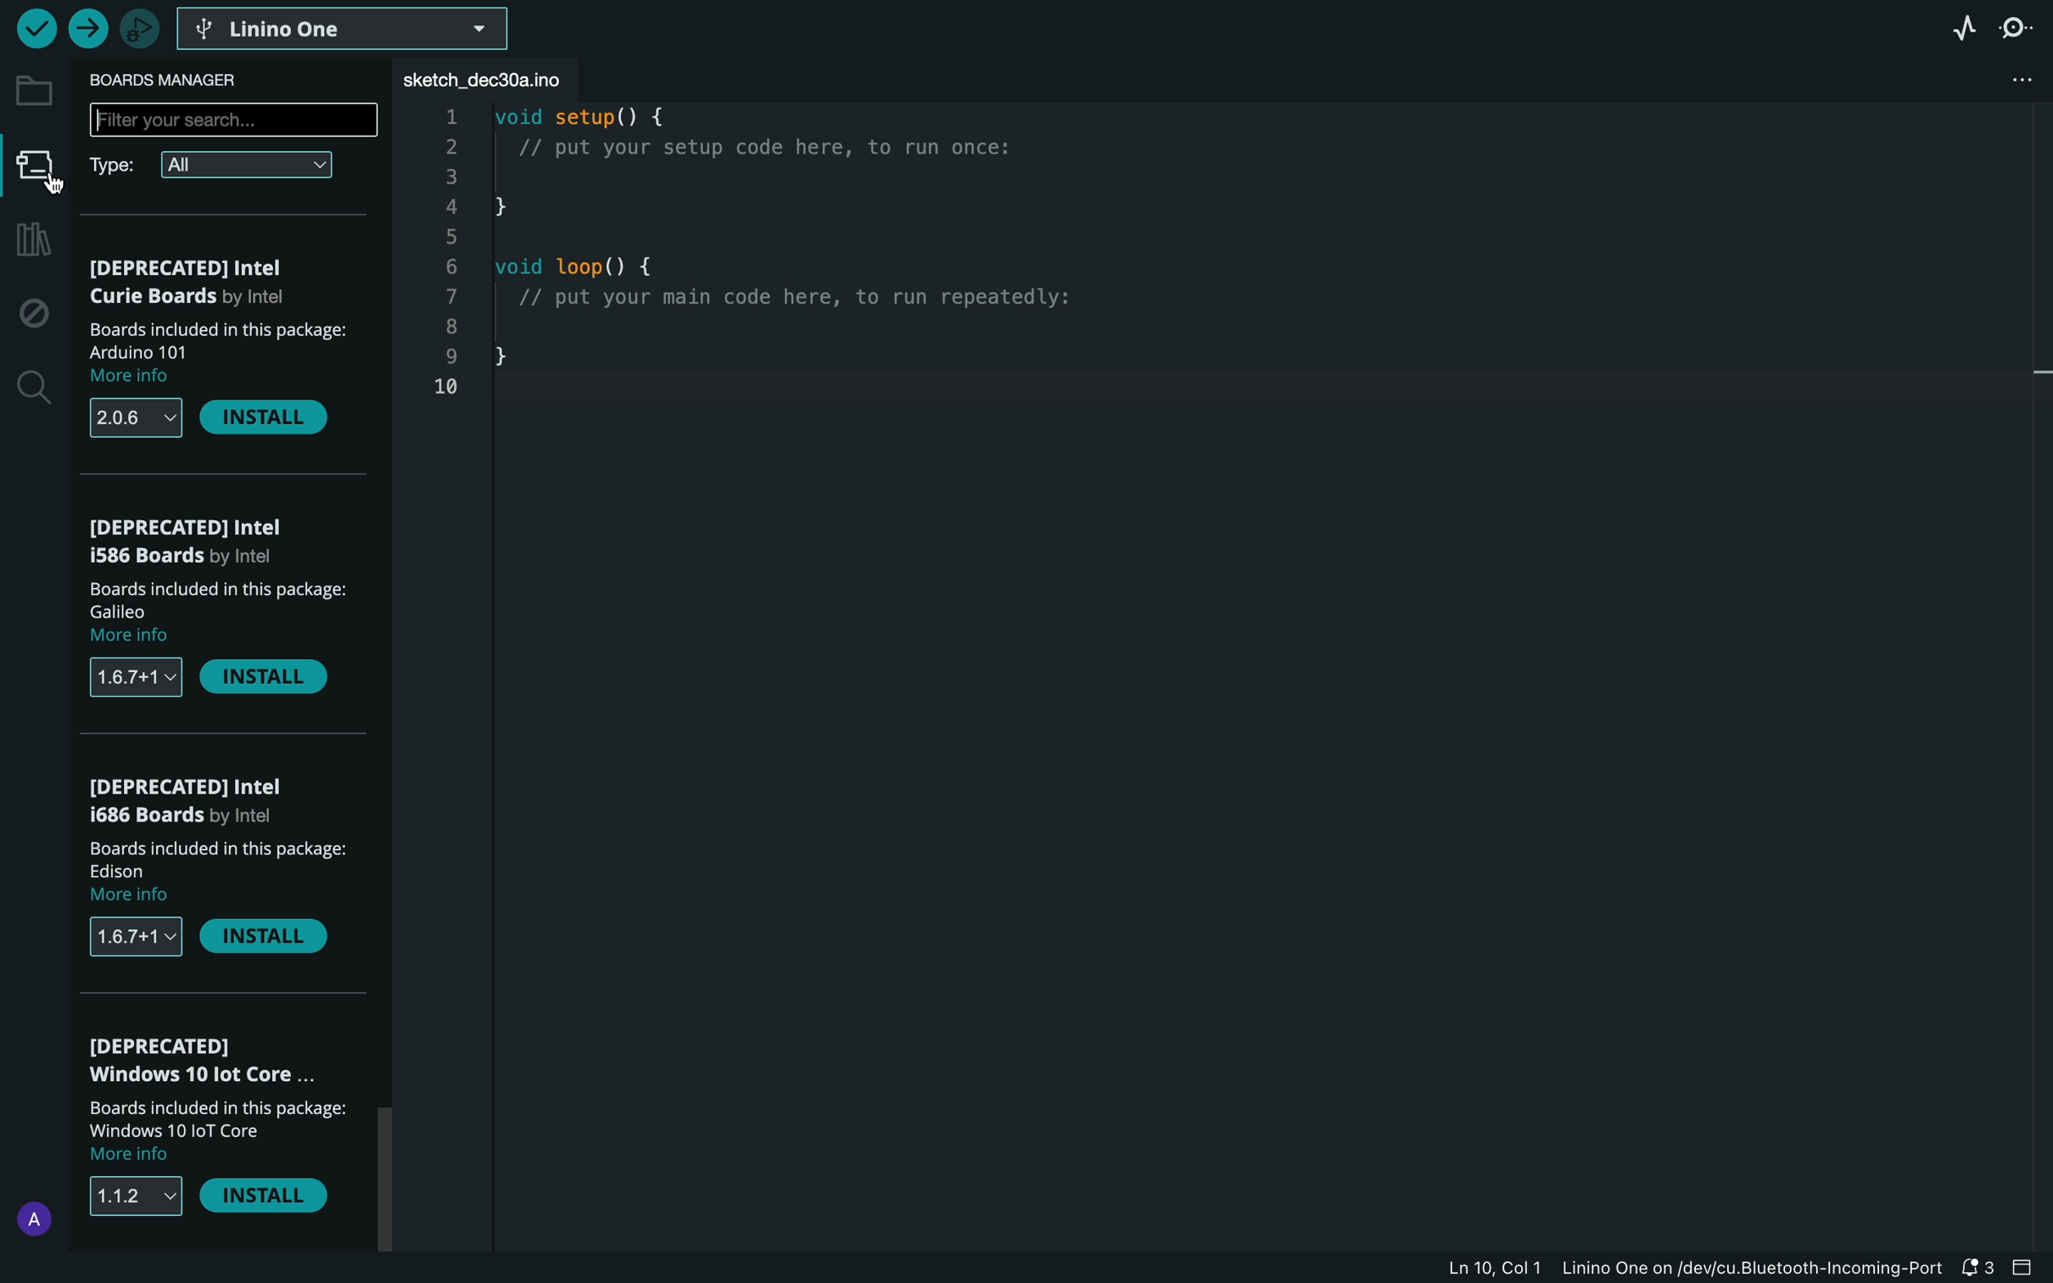 The image size is (2053, 1283). Describe the element at coordinates (30, 312) in the screenshot. I see `debug` at that location.